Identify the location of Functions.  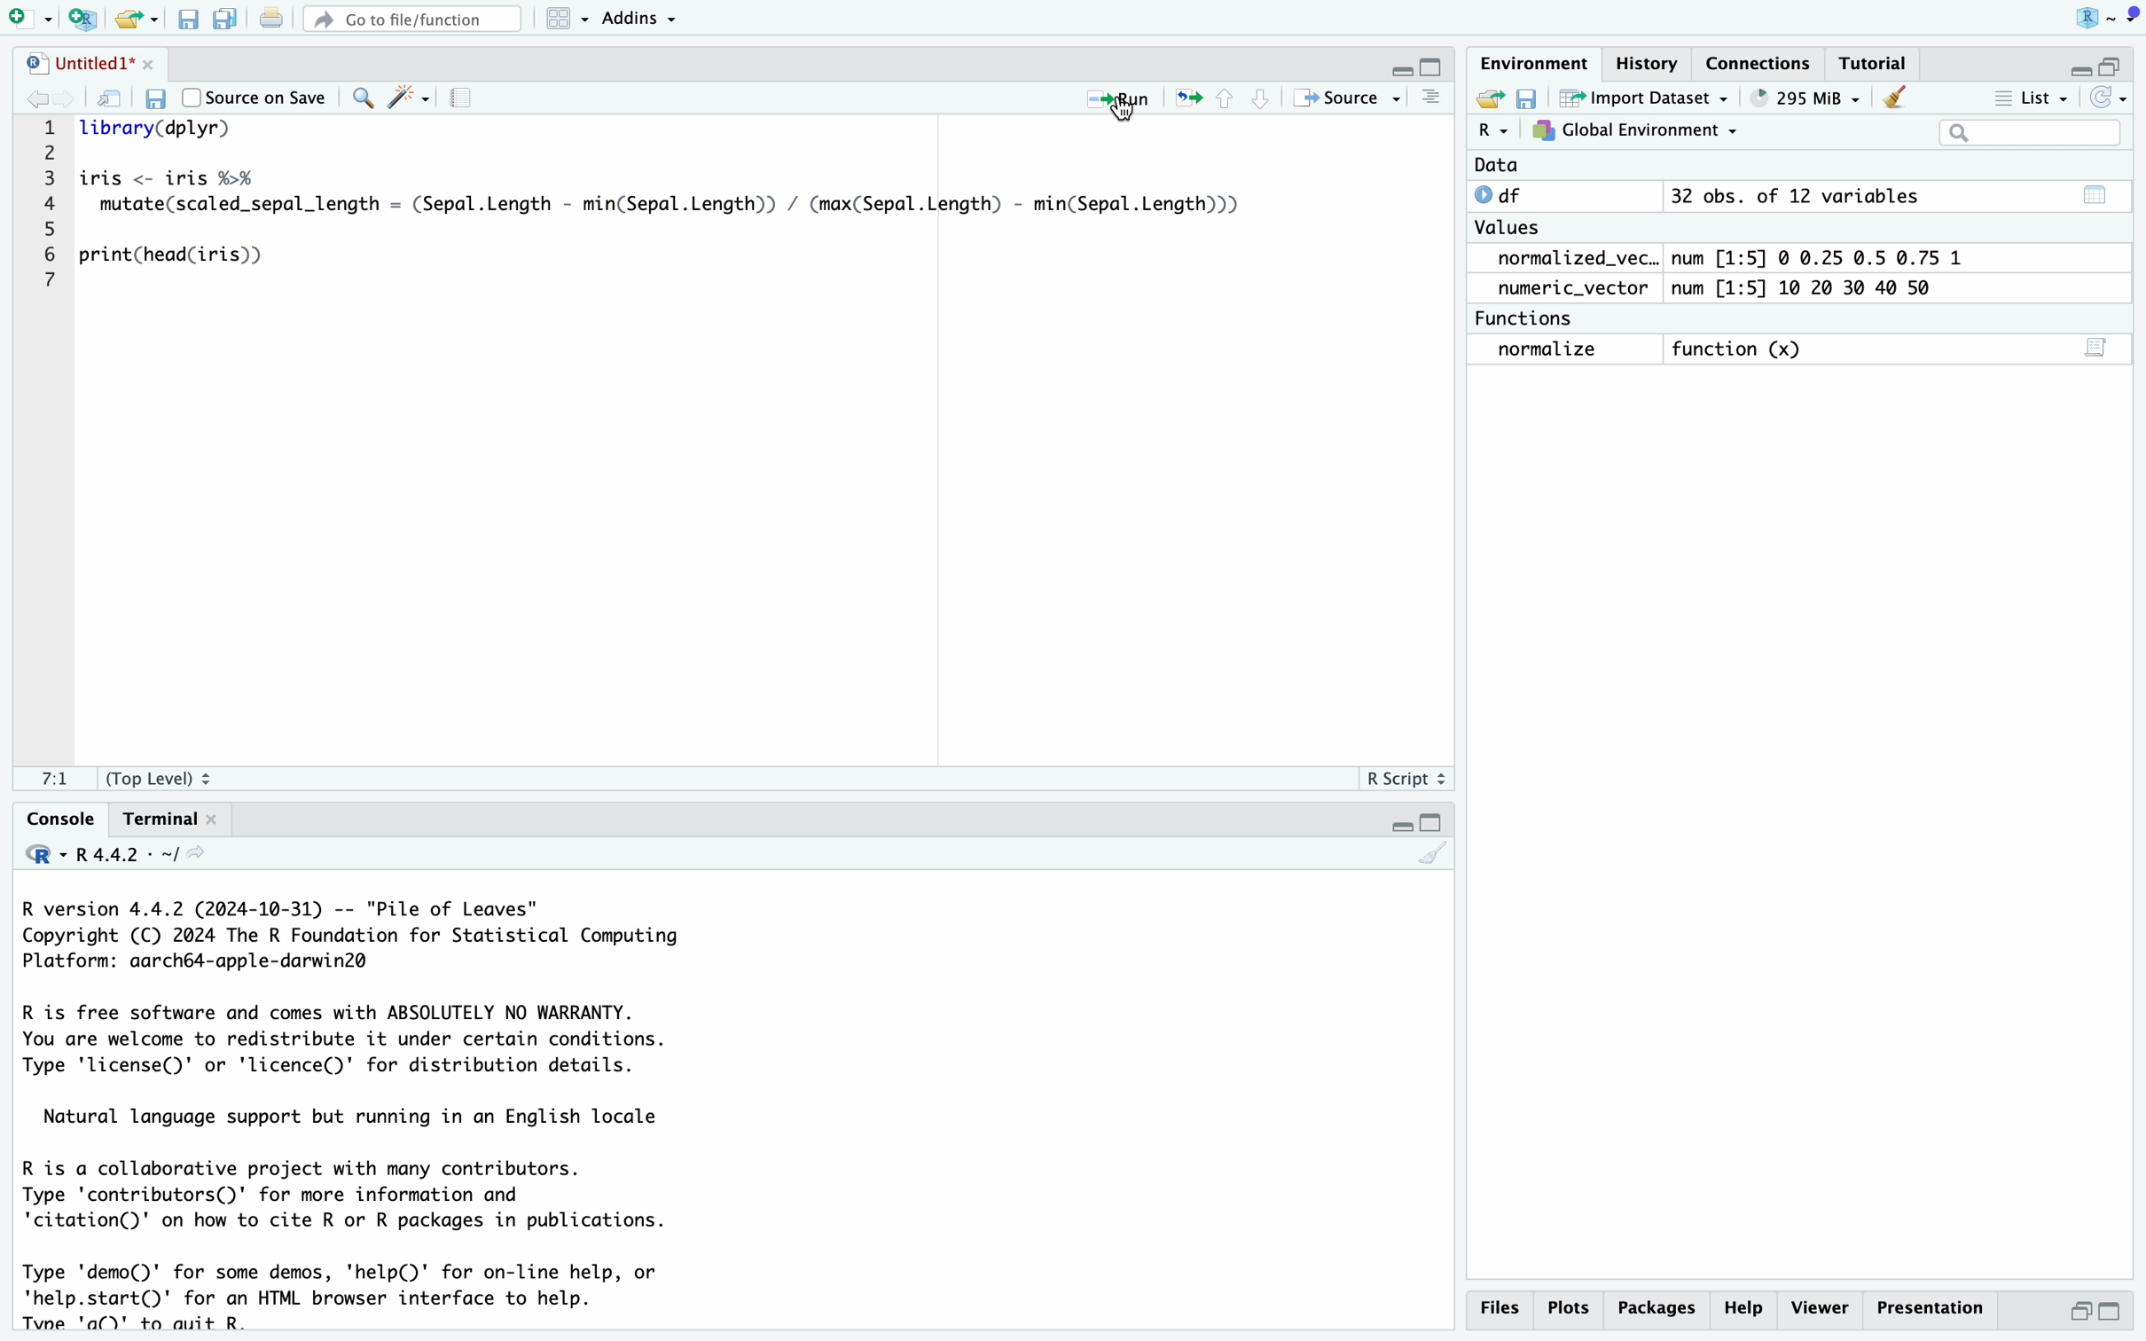
(1529, 318).